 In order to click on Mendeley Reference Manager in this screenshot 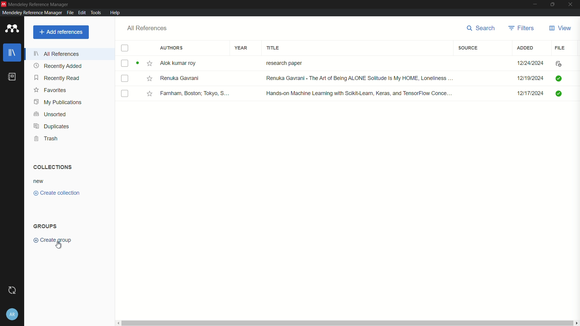, I will do `click(38, 4)`.